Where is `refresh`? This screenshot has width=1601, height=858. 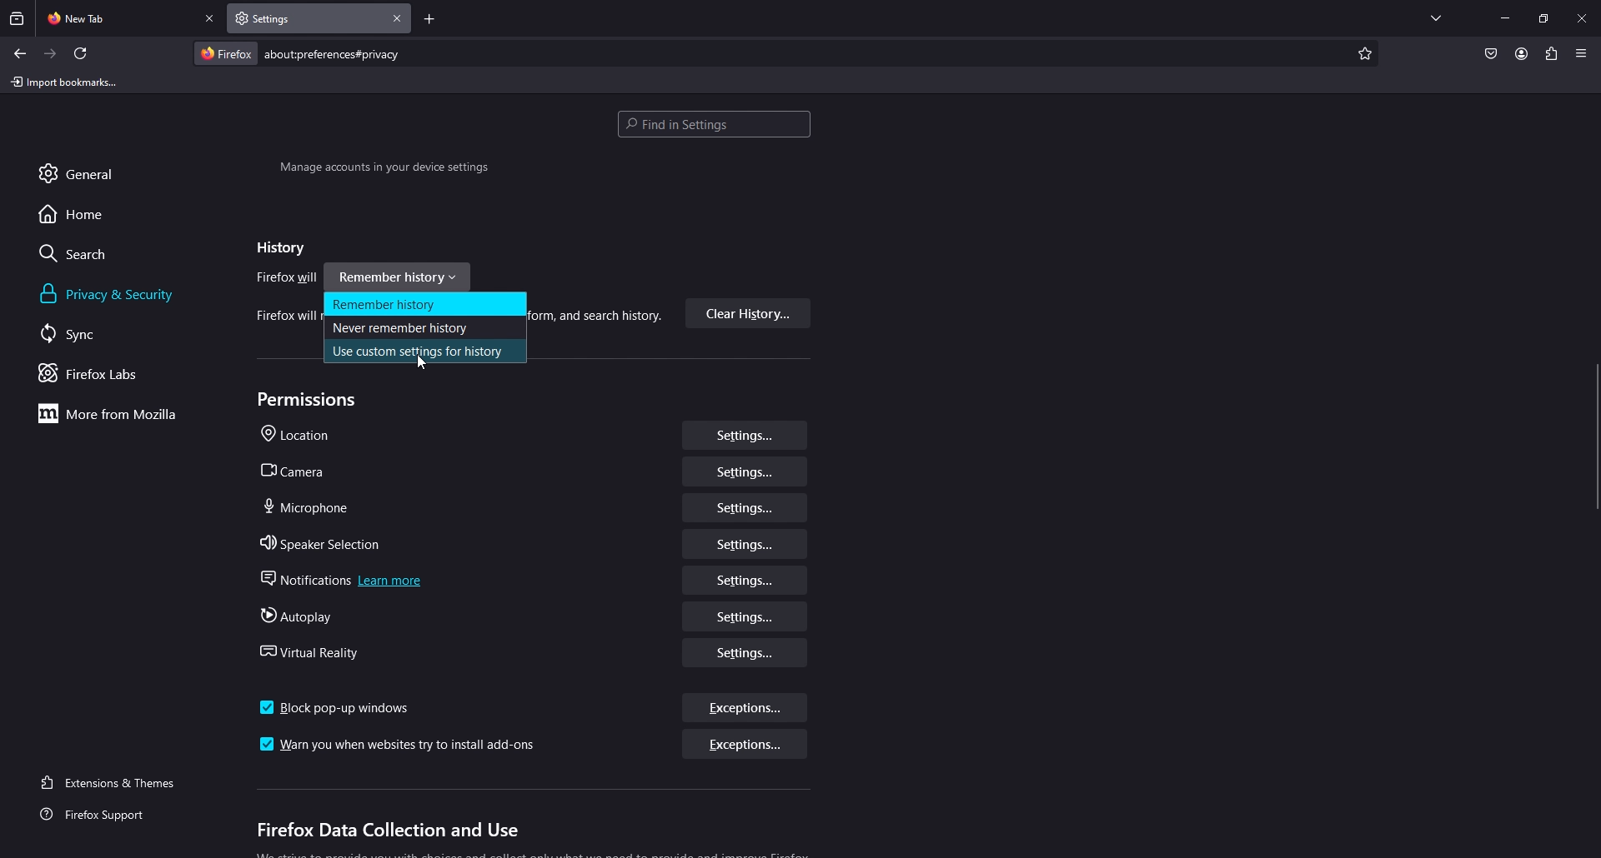 refresh is located at coordinates (81, 53).